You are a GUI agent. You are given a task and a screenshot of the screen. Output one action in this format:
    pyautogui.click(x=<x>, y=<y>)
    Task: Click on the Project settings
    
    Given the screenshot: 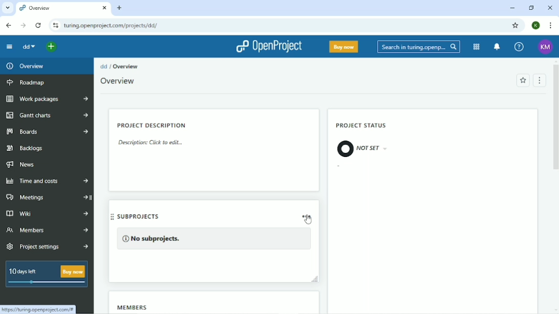 What is the action you would take?
    pyautogui.click(x=49, y=247)
    